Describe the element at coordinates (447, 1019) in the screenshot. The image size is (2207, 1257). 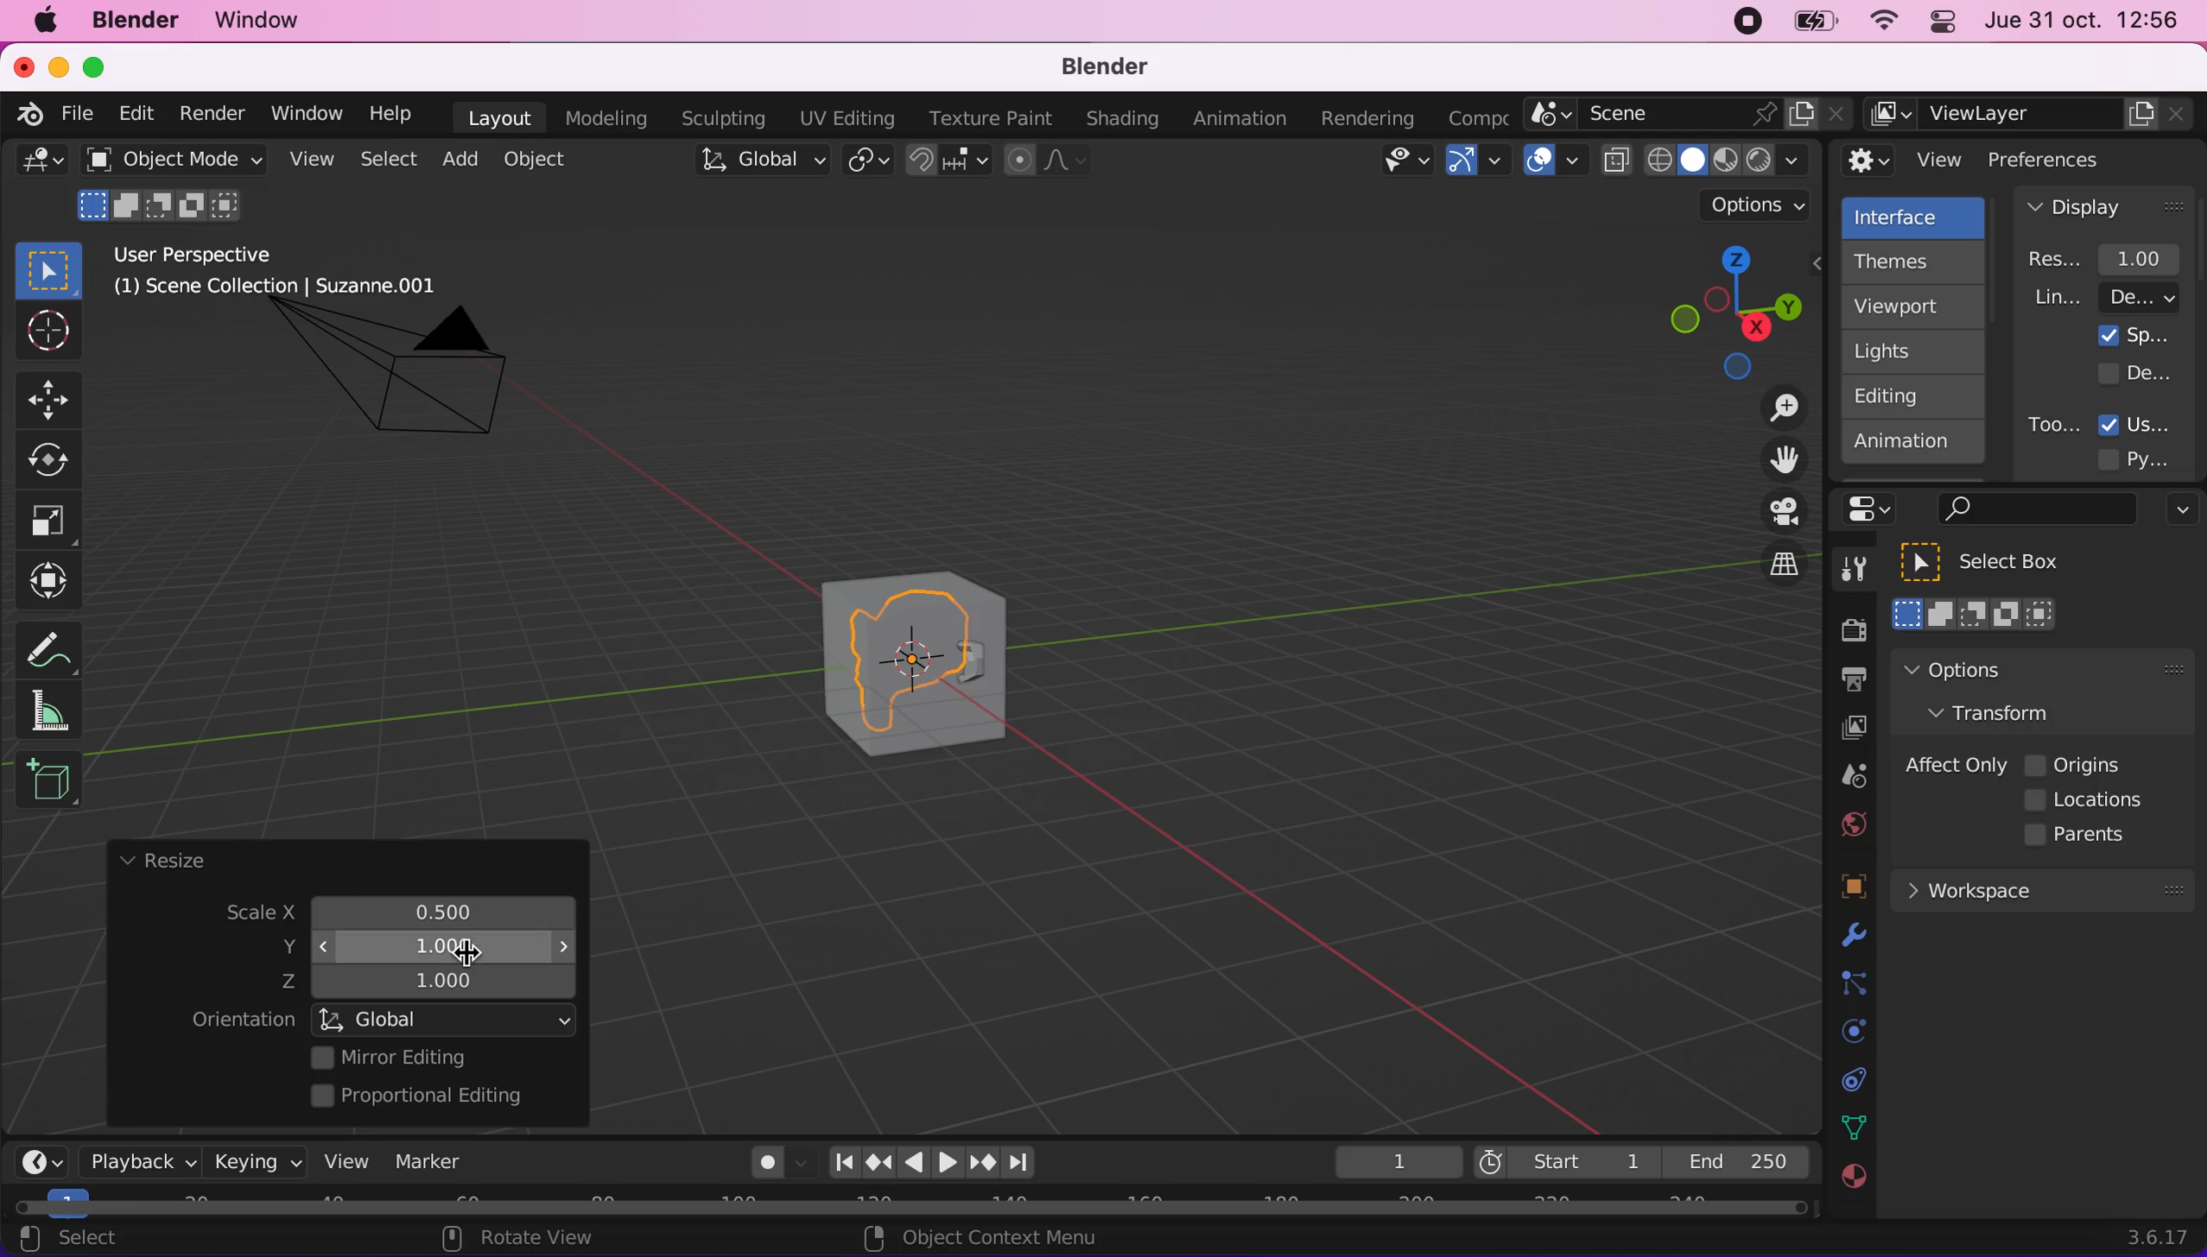
I see `global` at that location.